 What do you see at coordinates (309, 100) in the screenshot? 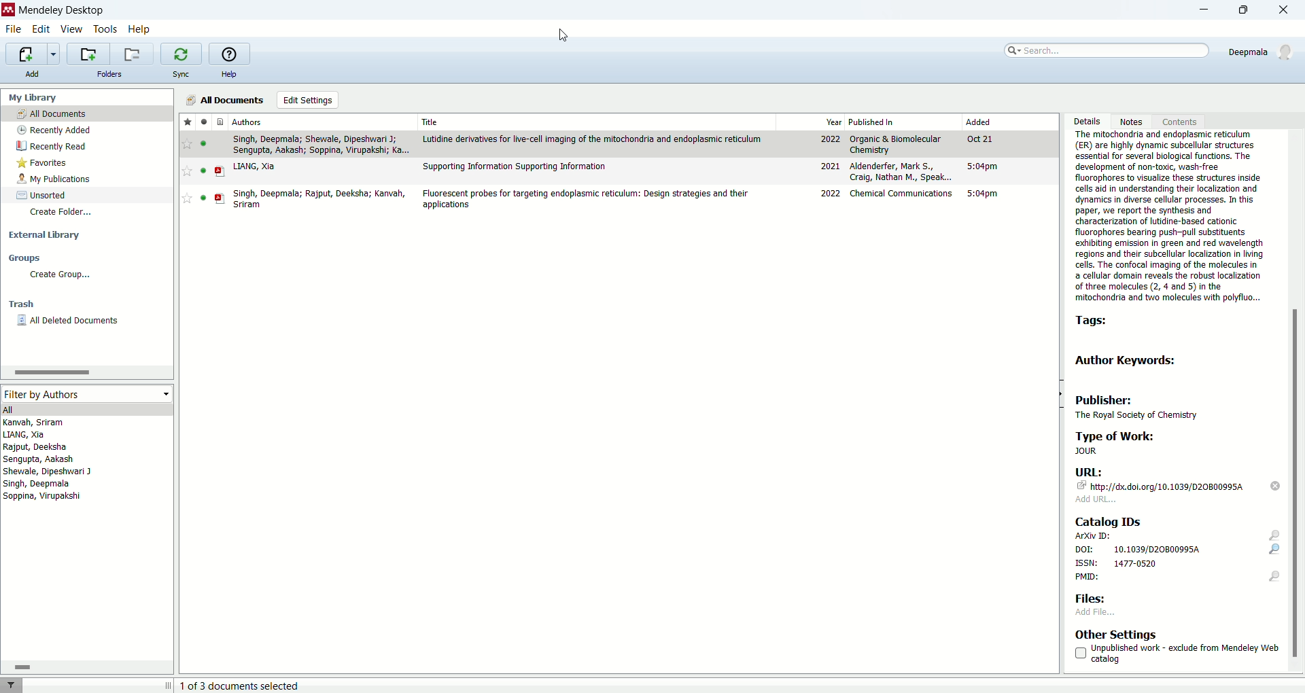
I see `edit settings` at bounding box center [309, 100].